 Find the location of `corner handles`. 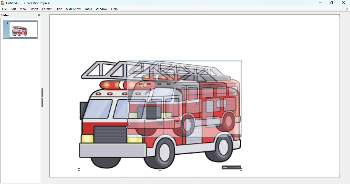

corner handles is located at coordinates (79, 61).